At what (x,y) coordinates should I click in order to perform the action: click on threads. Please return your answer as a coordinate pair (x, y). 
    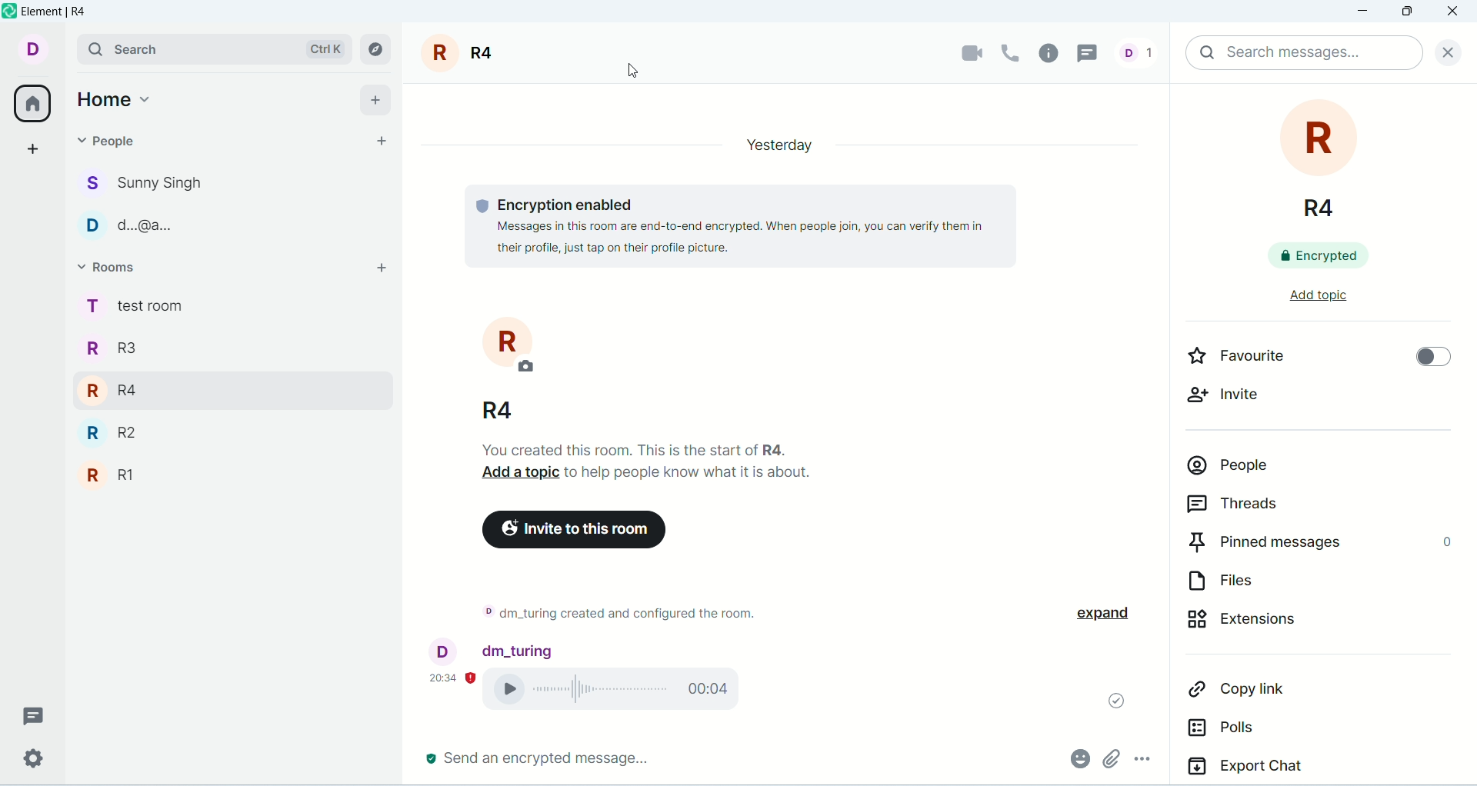
    Looking at the image, I should click on (1290, 507).